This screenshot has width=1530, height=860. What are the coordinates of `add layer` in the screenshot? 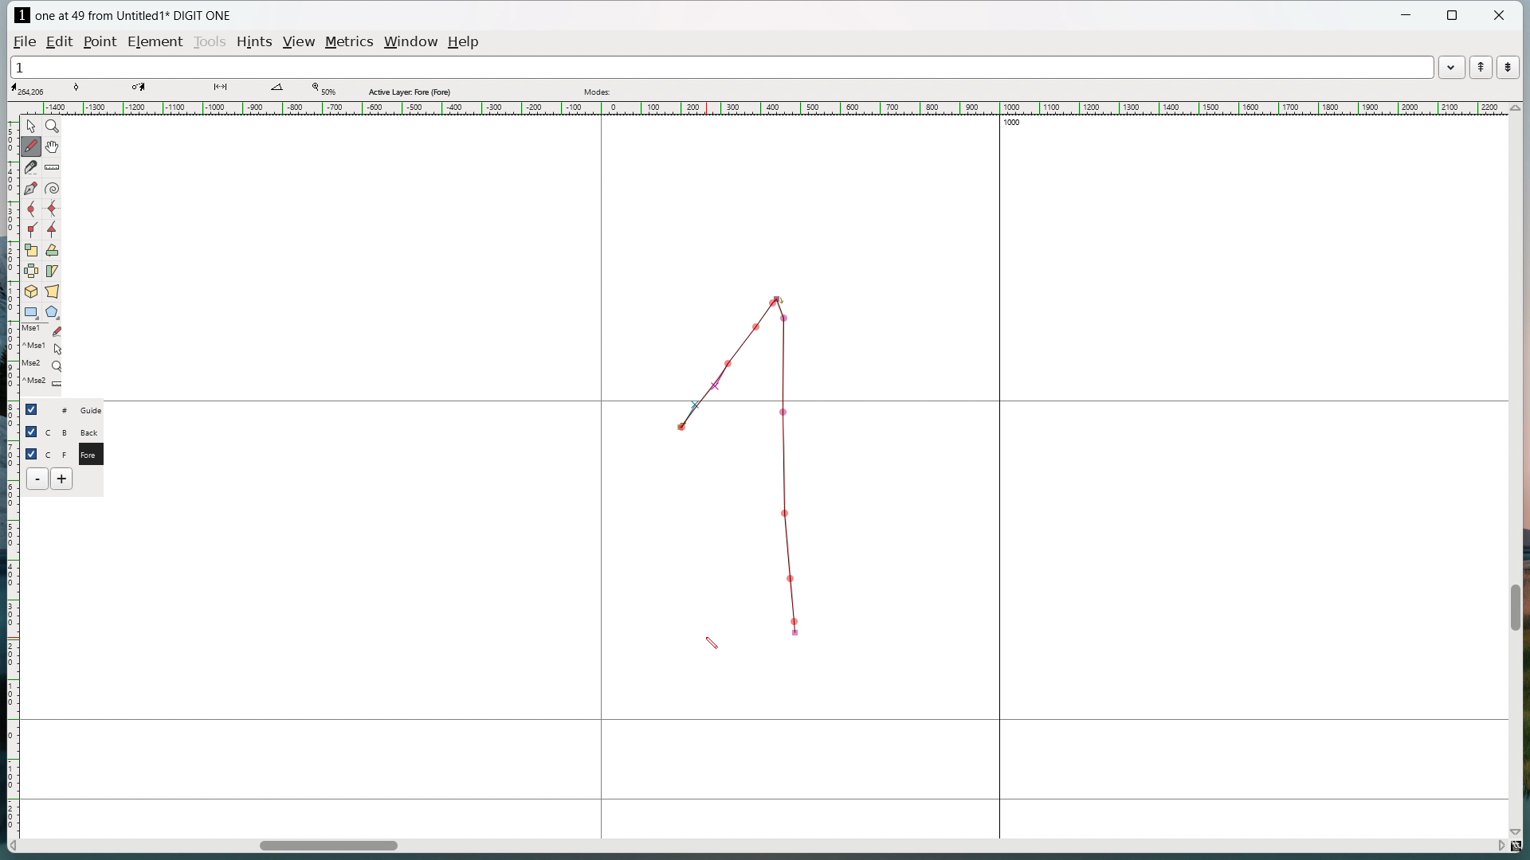 It's located at (63, 479).